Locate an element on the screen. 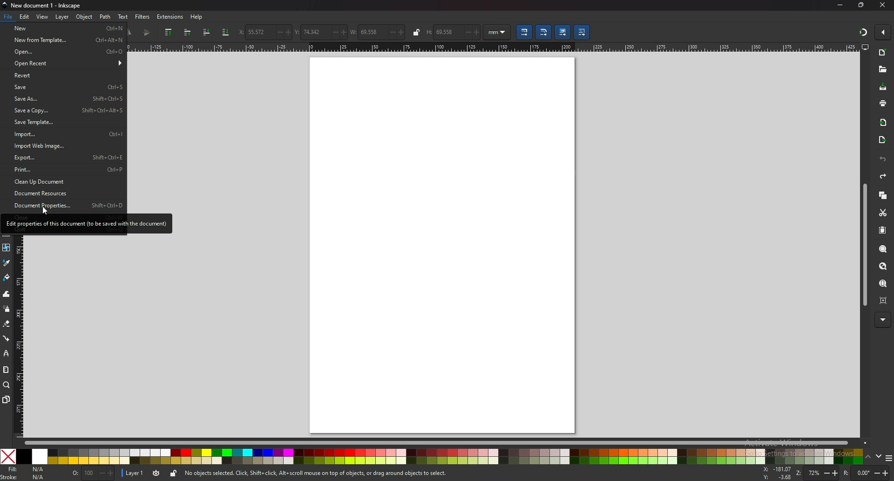 The width and height of the screenshot is (894, 481). raise selection to top is located at coordinates (169, 32).